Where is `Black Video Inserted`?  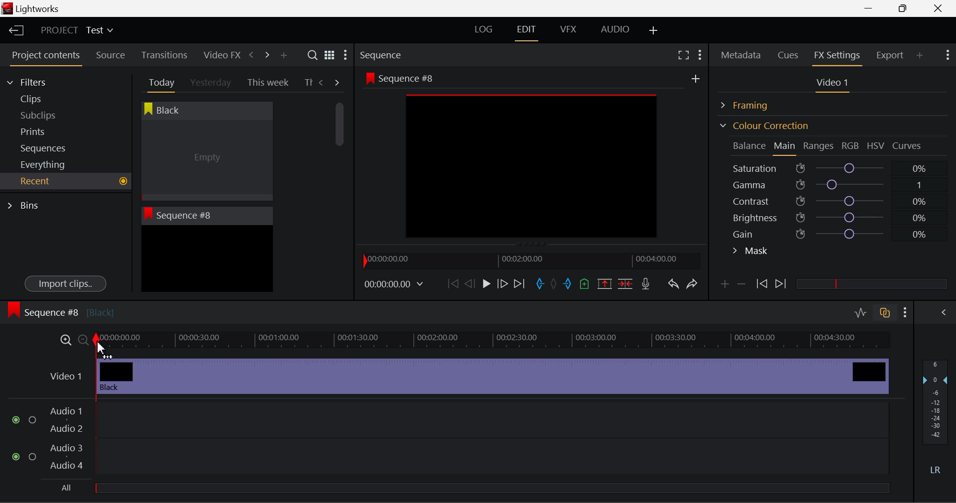
Black Video Inserted is located at coordinates (492, 375).